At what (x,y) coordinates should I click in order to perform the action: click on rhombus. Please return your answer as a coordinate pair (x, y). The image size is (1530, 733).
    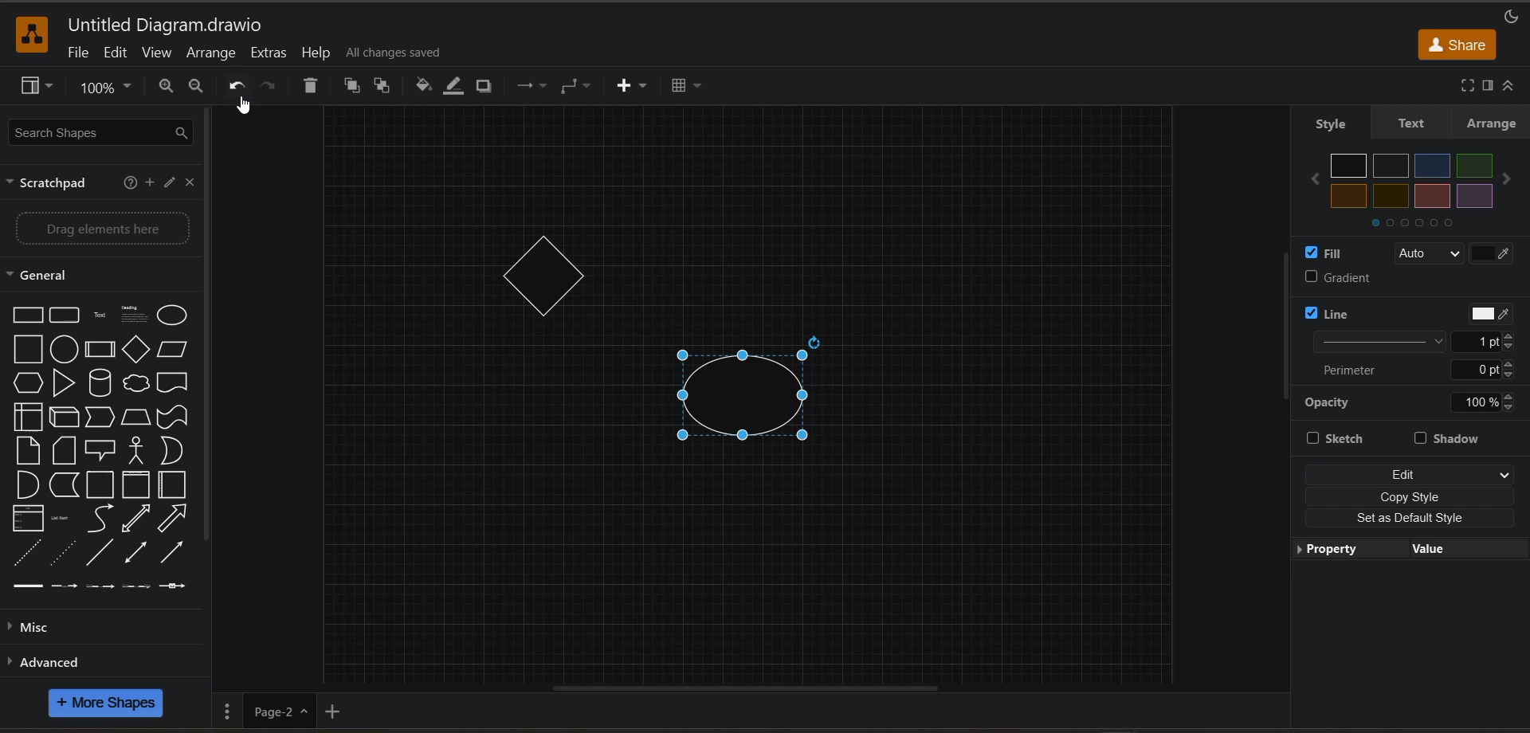
    Looking at the image, I should click on (539, 277).